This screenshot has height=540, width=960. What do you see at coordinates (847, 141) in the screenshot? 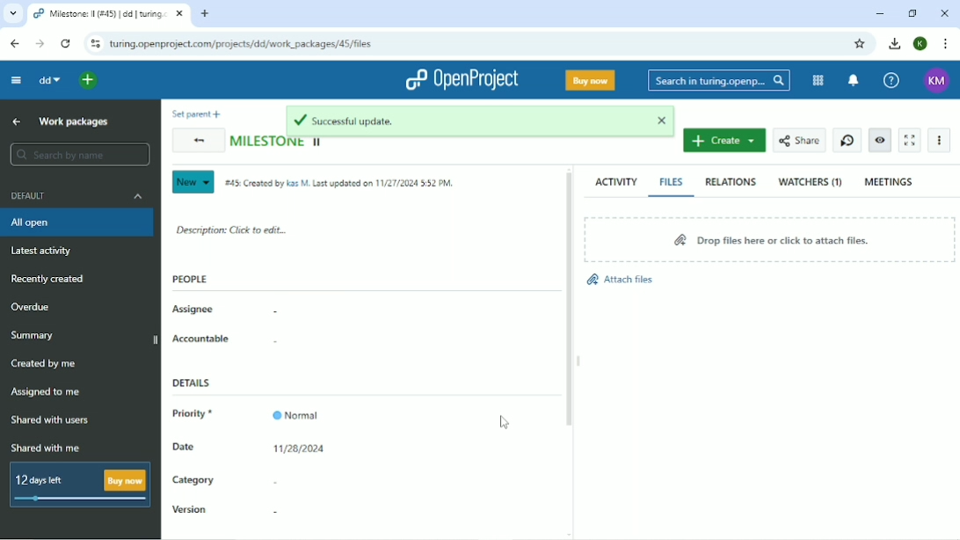
I see `Start new timer` at bounding box center [847, 141].